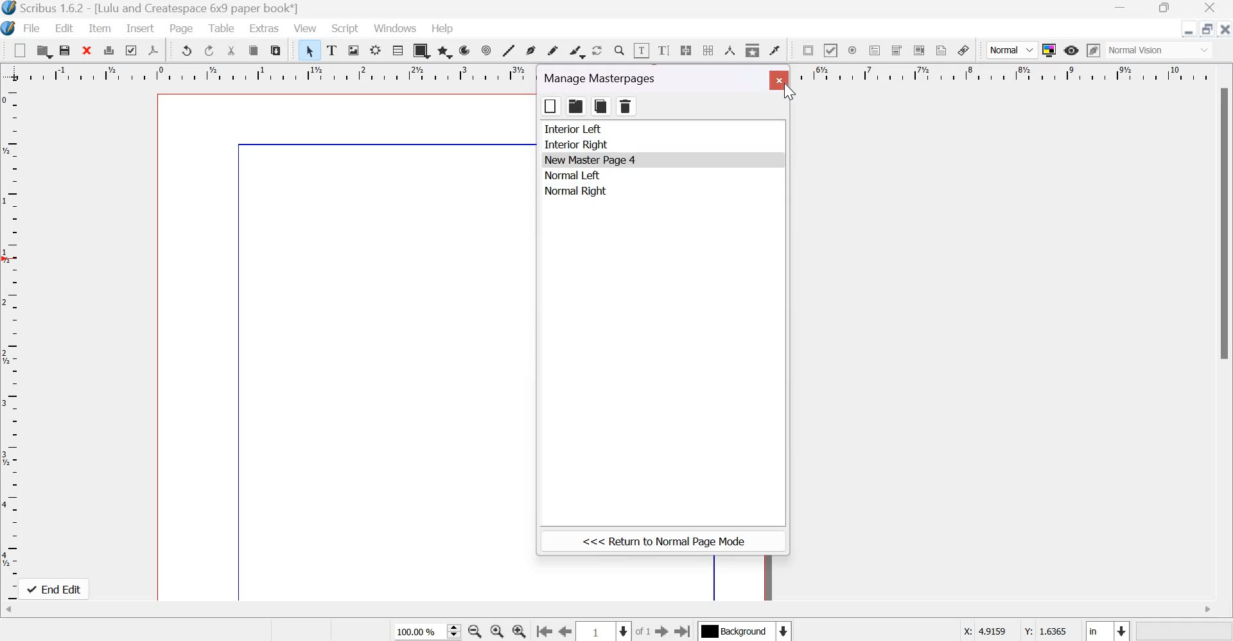 The image size is (1233, 641). Describe the element at coordinates (10, 610) in the screenshot. I see `scroll left` at that location.